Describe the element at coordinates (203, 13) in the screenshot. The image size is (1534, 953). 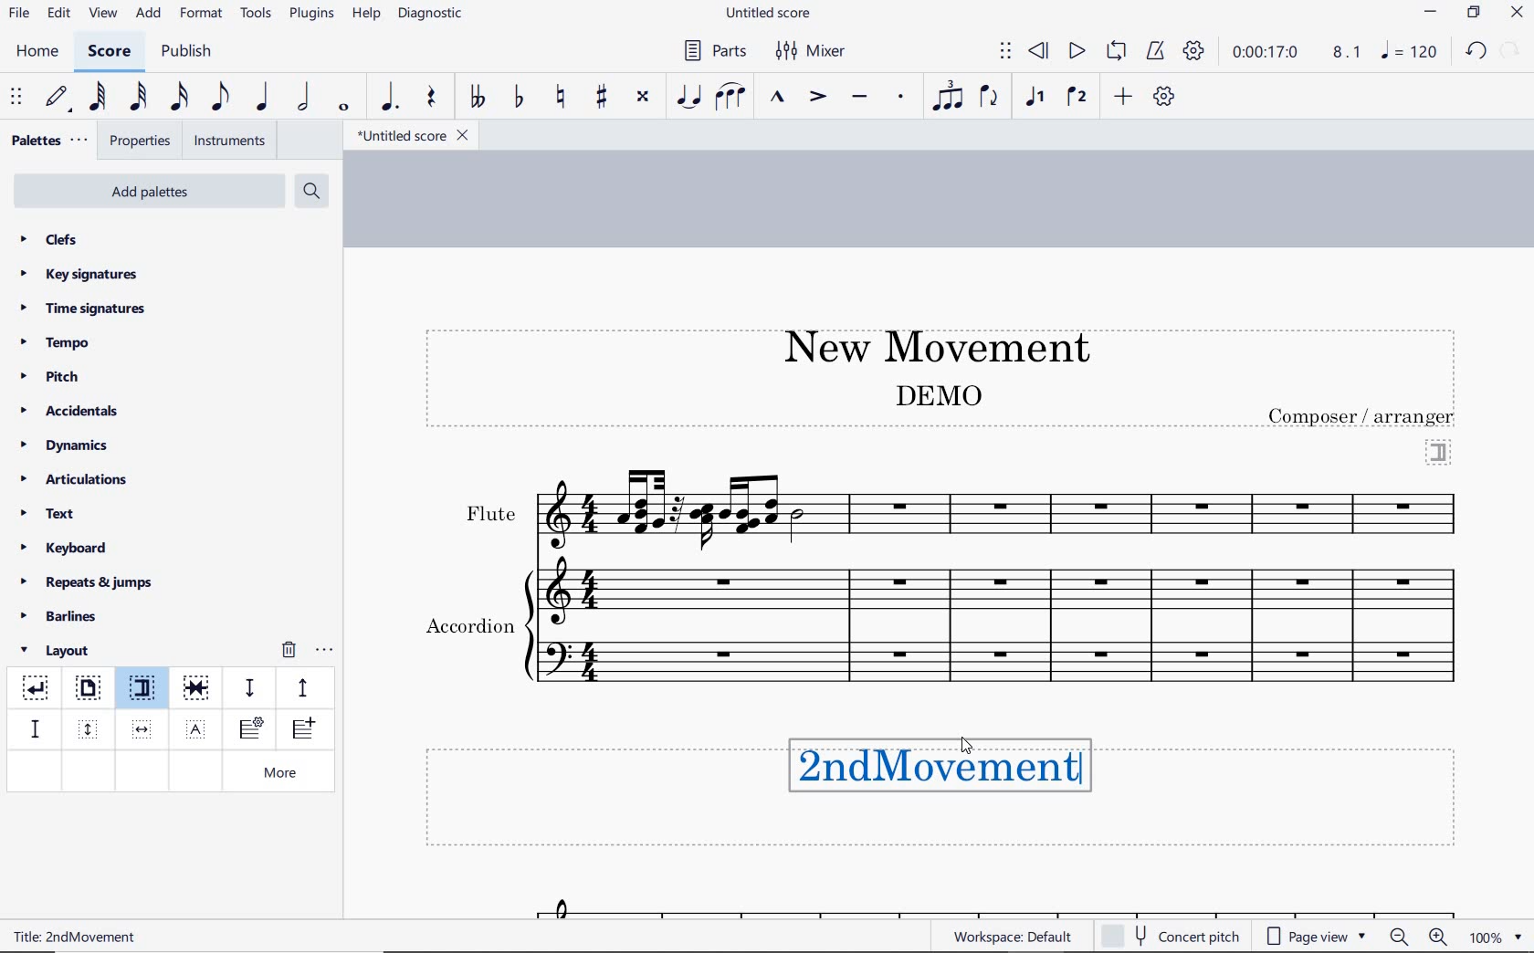
I see `format` at that location.